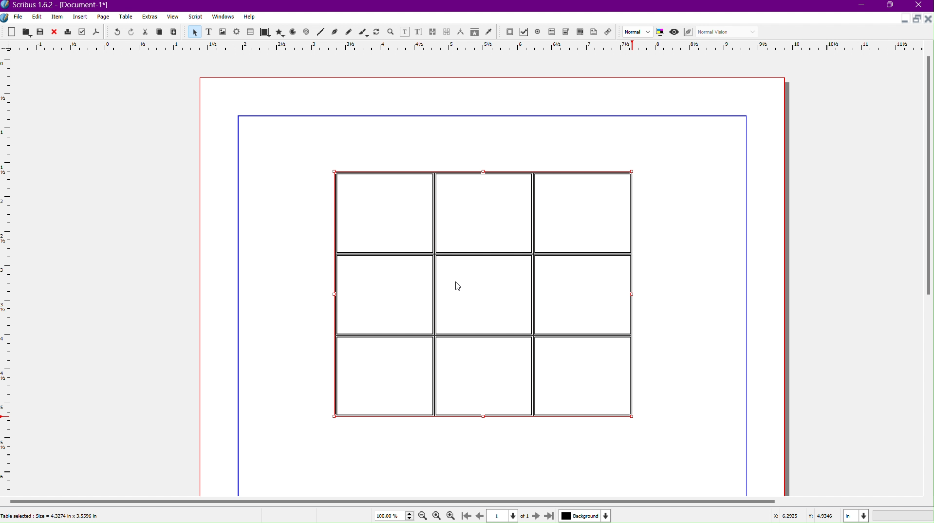 The height and width of the screenshot is (523, 934). I want to click on Save, so click(41, 31).